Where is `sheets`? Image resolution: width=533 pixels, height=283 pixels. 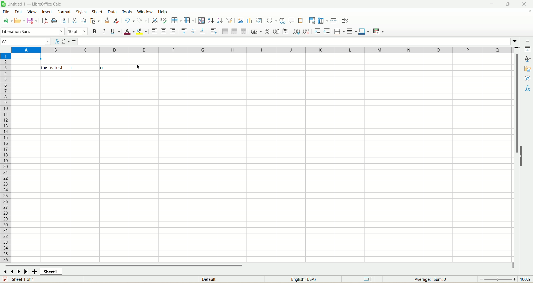 sheets is located at coordinates (97, 11).